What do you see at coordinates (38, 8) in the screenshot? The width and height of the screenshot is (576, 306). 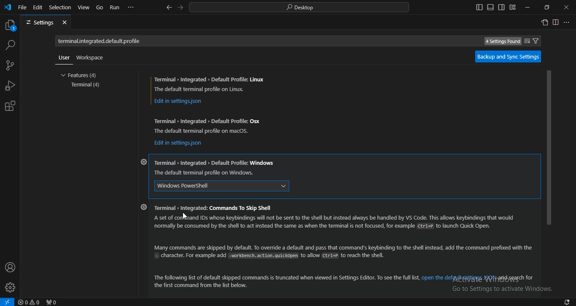 I see `edit` at bounding box center [38, 8].